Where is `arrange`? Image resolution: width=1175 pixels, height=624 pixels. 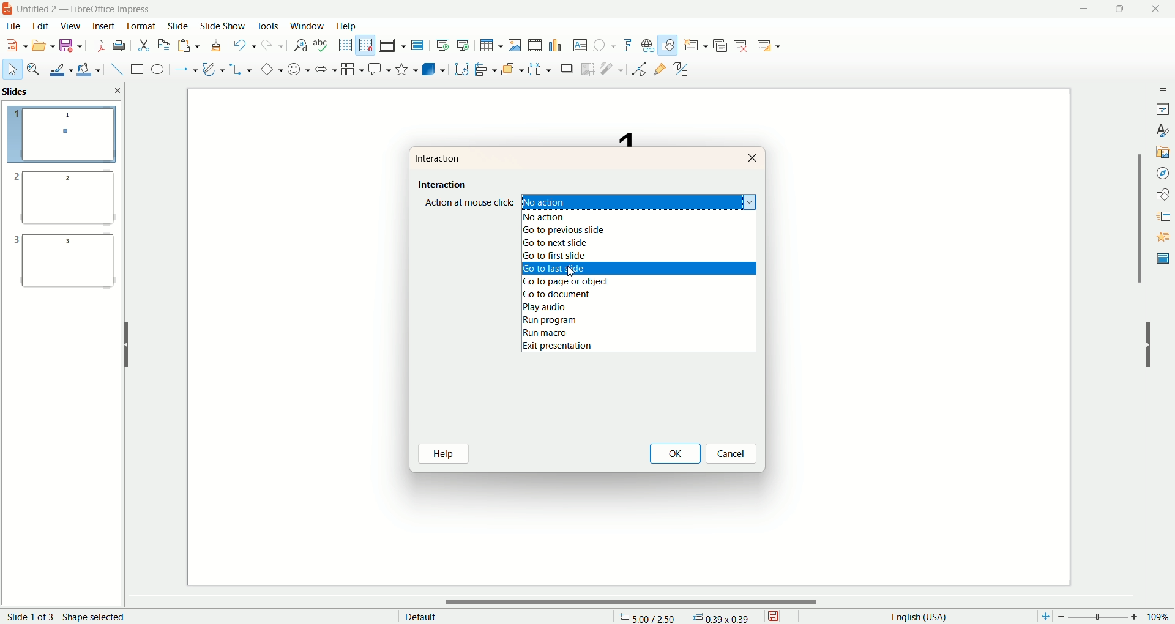 arrange is located at coordinates (509, 68).